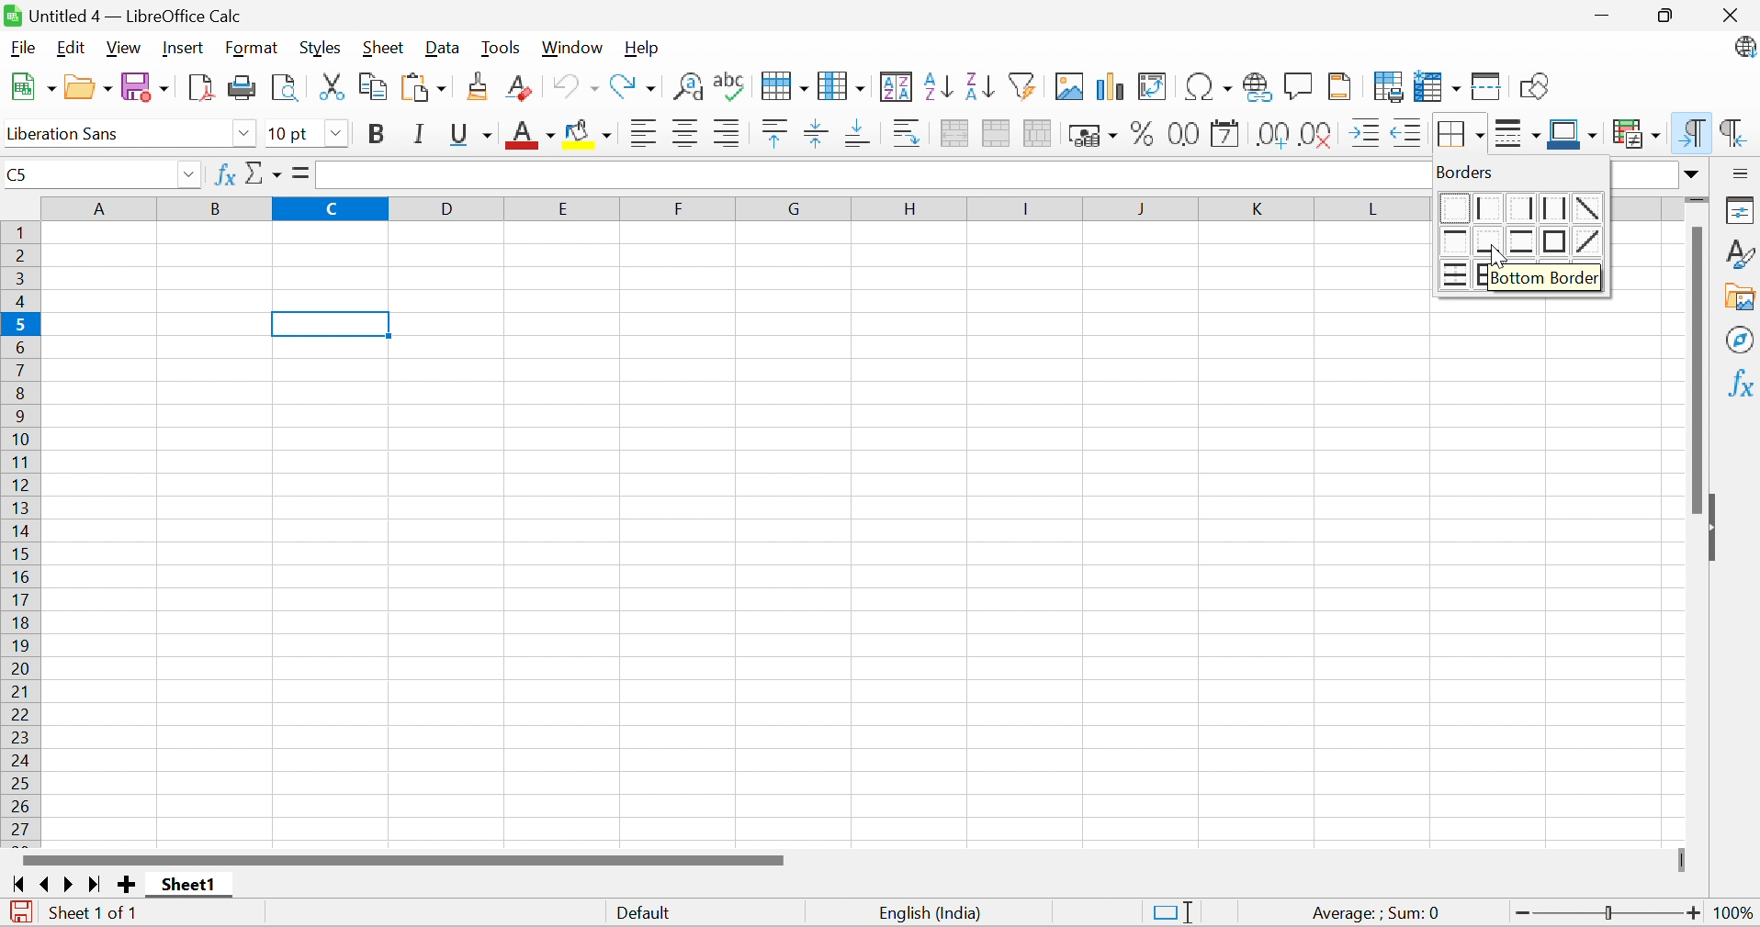  What do you see at coordinates (1695, 368) in the screenshot?
I see `Scroll bar` at bounding box center [1695, 368].